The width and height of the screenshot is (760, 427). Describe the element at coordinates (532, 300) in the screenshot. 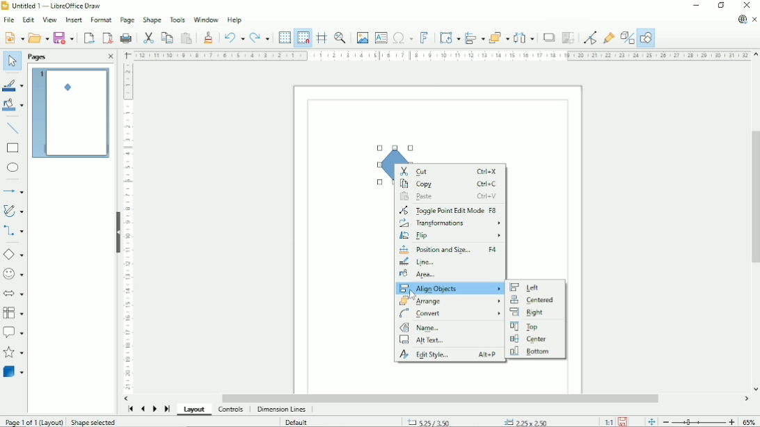

I see `Centered` at that location.